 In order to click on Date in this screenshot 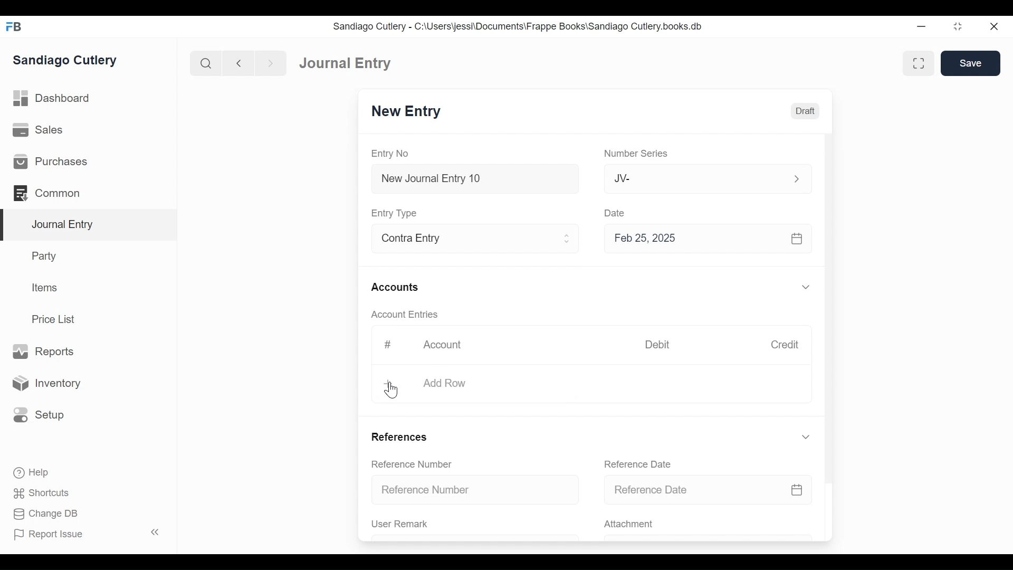, I will do `click(616, 213)`.